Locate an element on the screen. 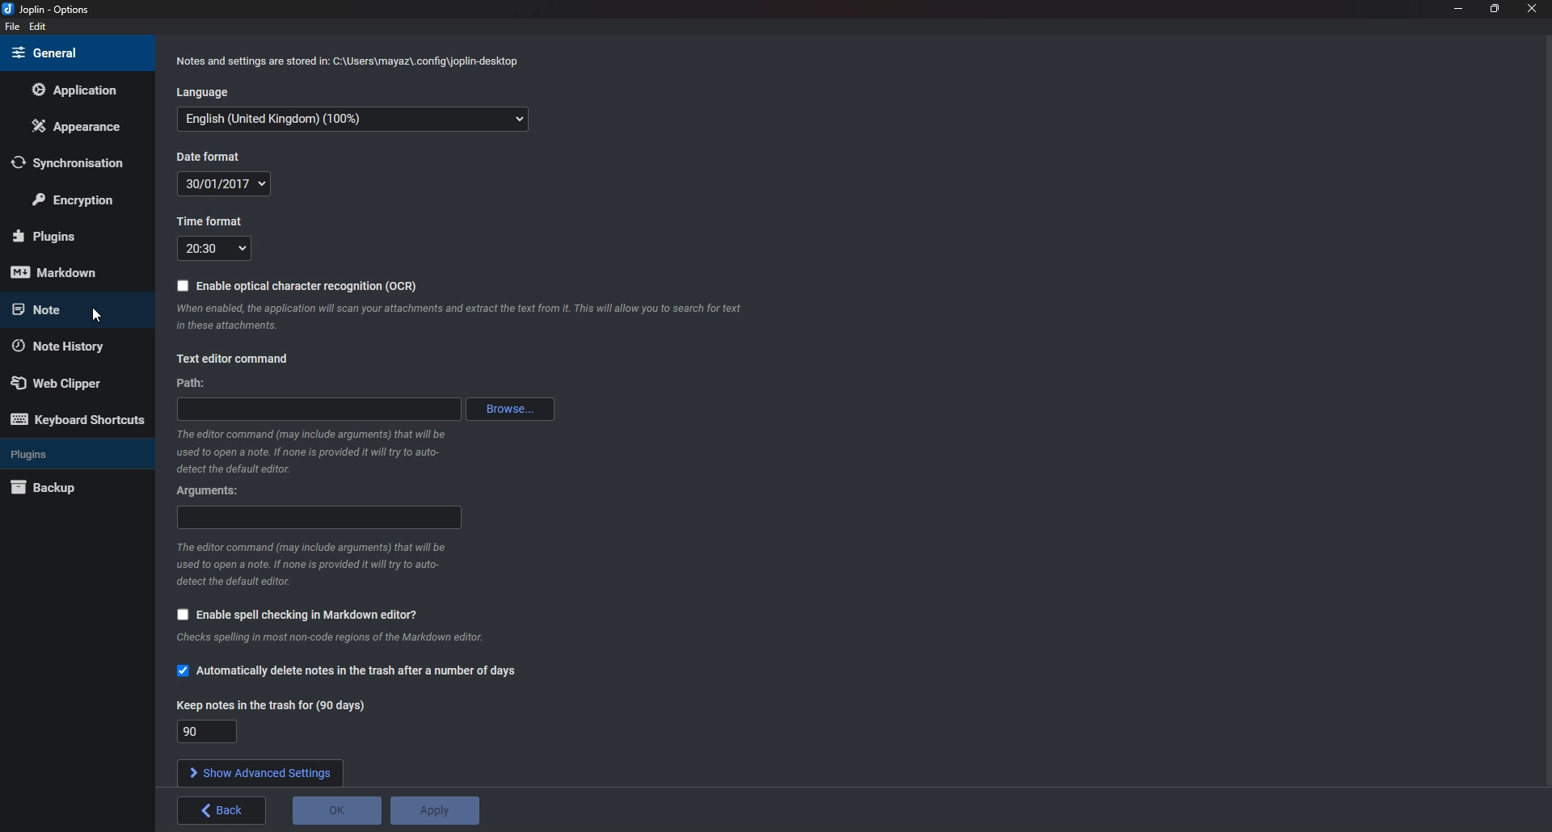 This screenshot has width=1552, height=832. file is located at coordinates (11, 27).